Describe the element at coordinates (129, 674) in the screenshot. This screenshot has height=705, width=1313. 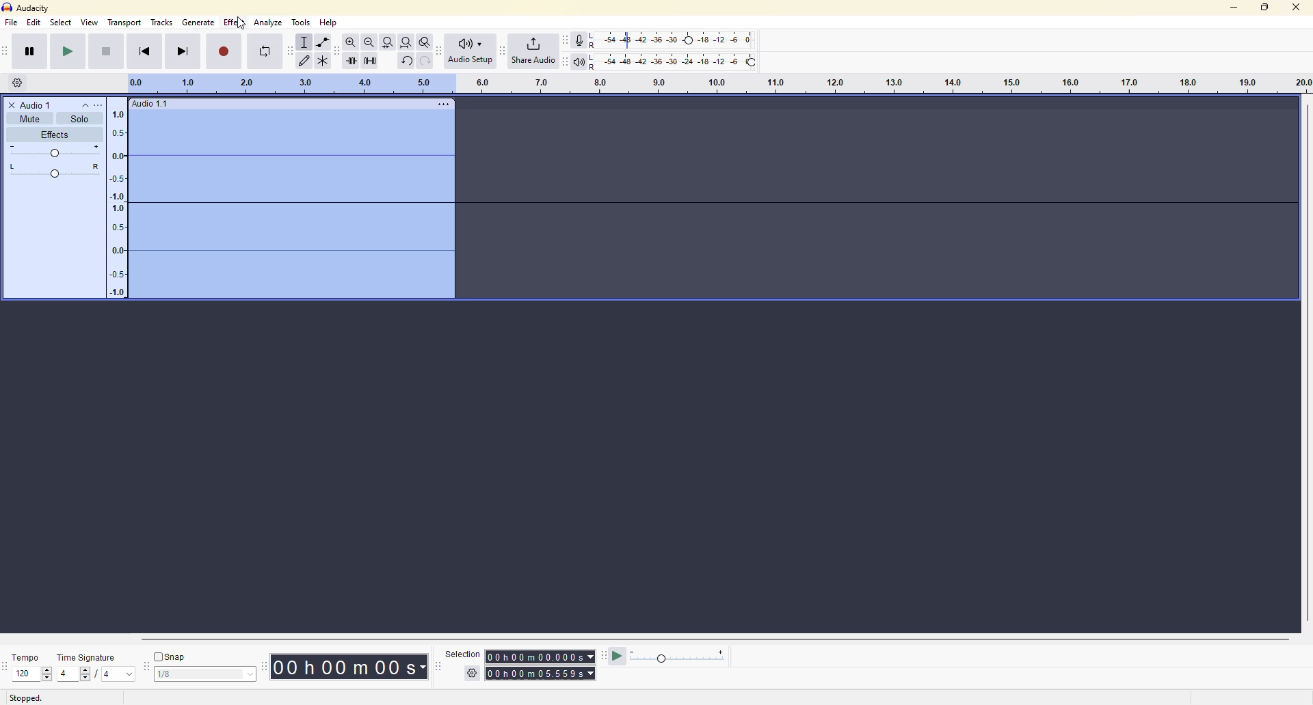
I see `drop down` at that location.